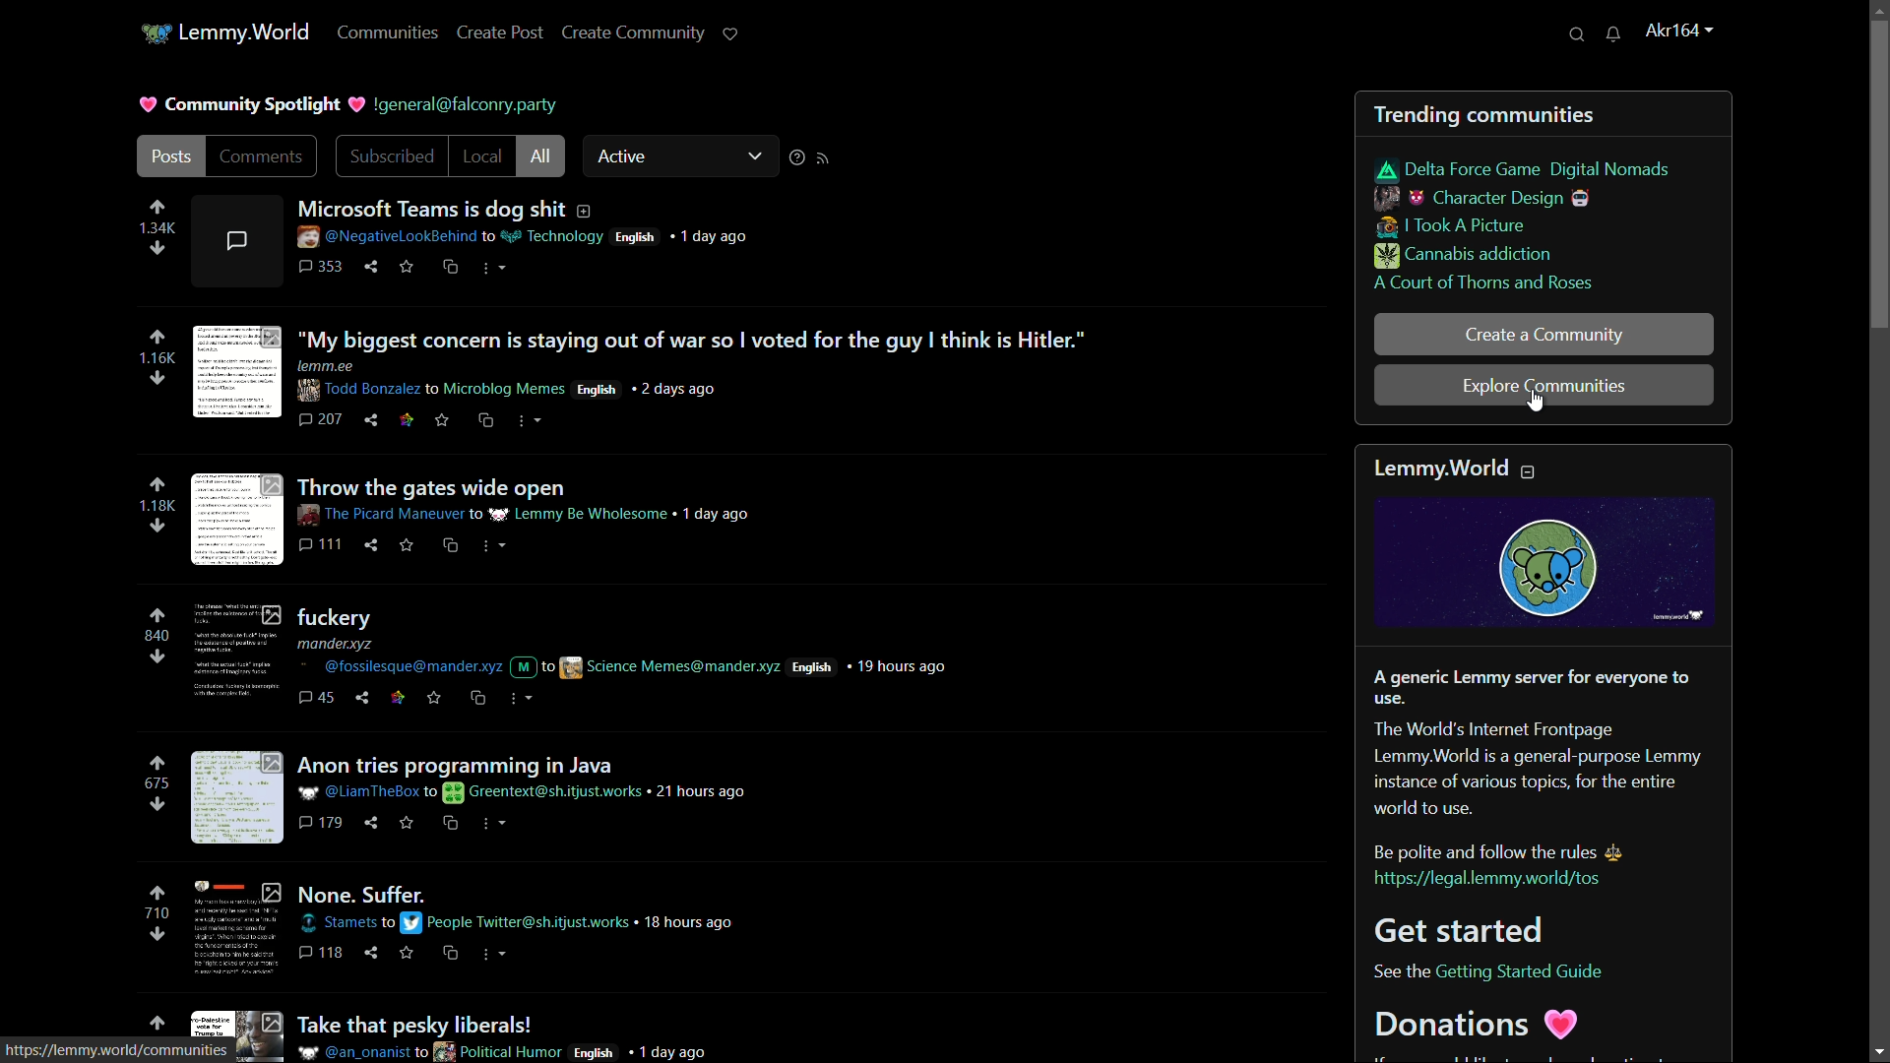 The height and width of the screenshot is (1063, 1890). What do you see at coordinates (1400, 969) in the screenshot?
I see `text` at bounding box center [1400, 969].